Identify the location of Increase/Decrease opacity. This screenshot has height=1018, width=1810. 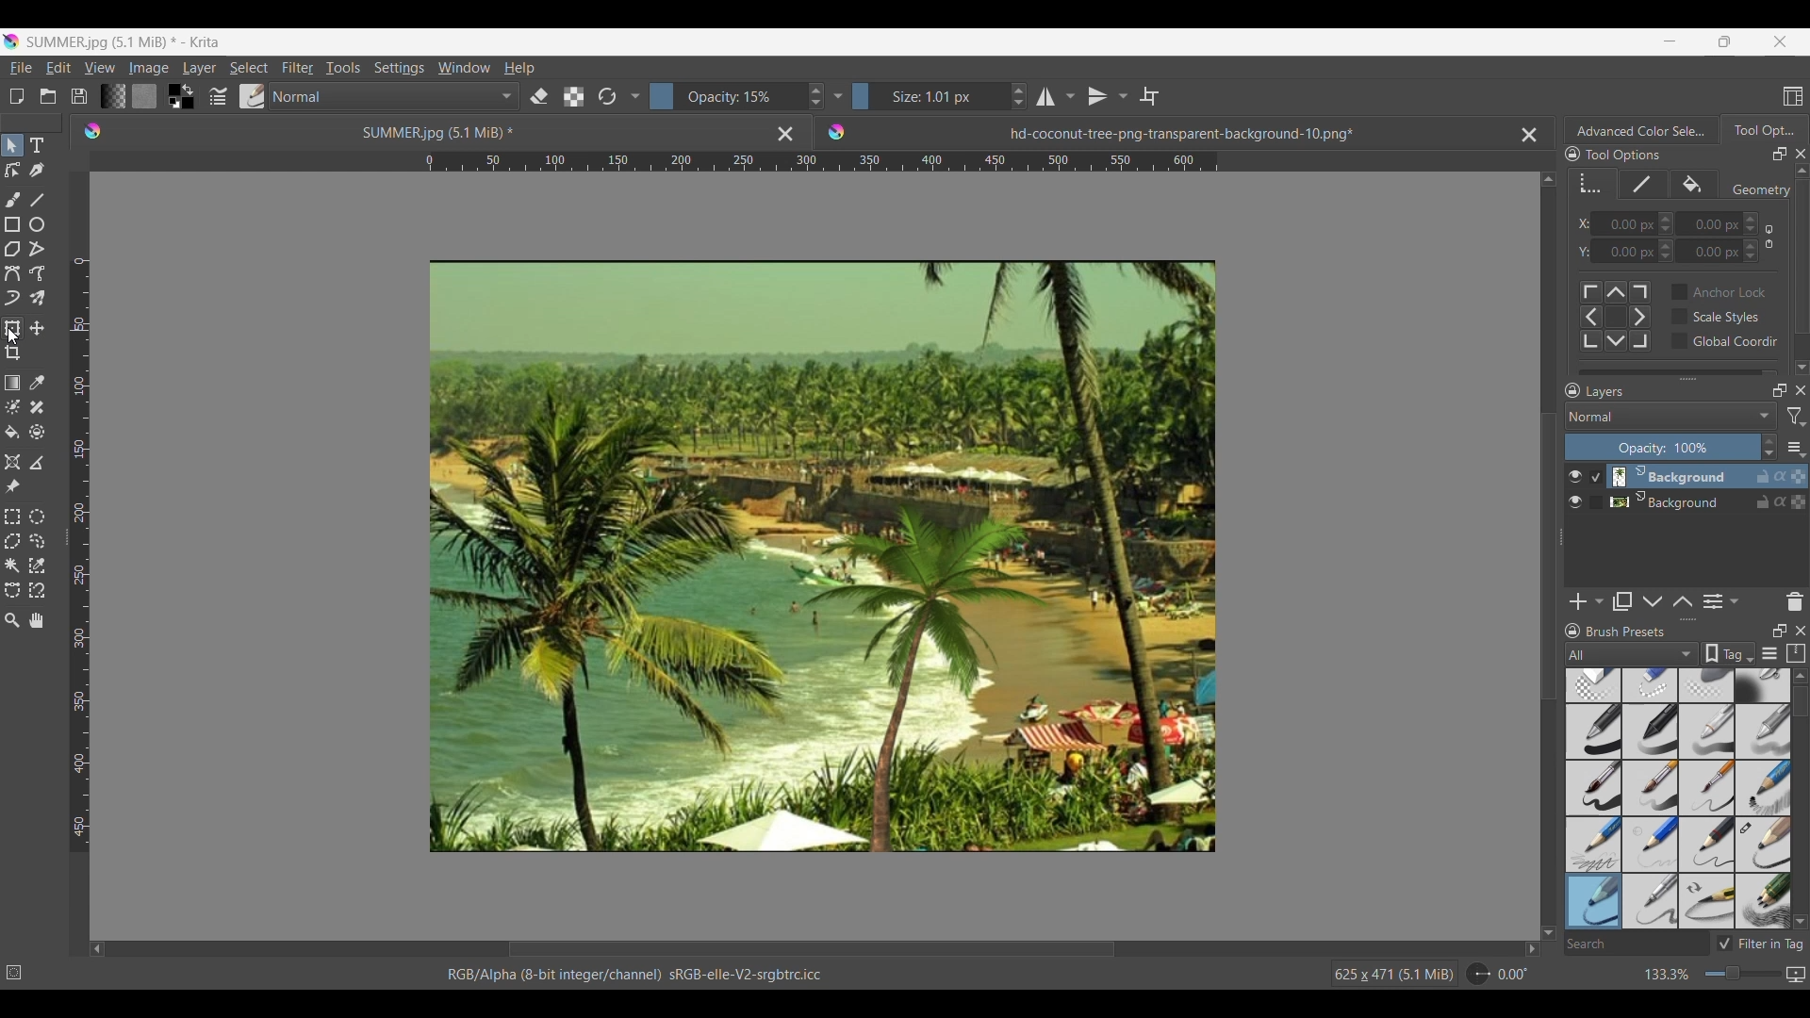
(1671, 447).